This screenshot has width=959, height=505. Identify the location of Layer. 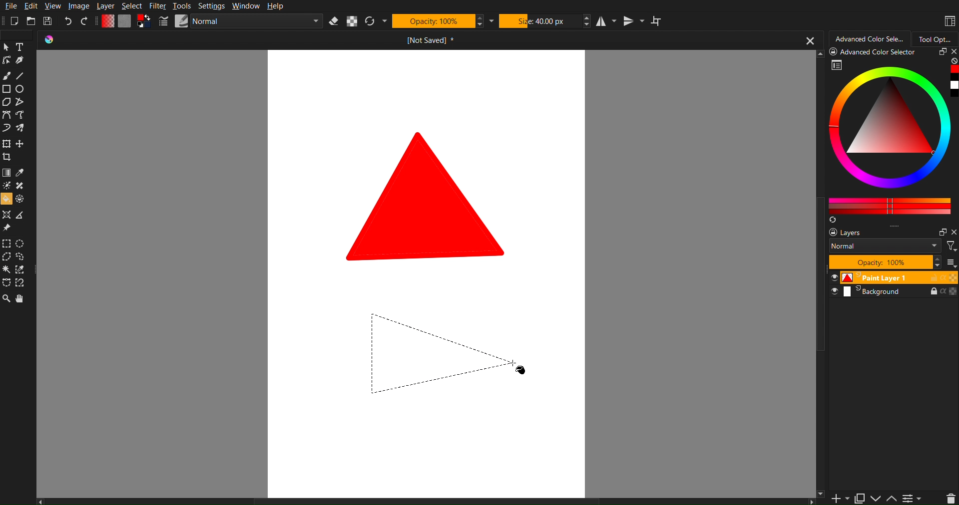
(105, 6).